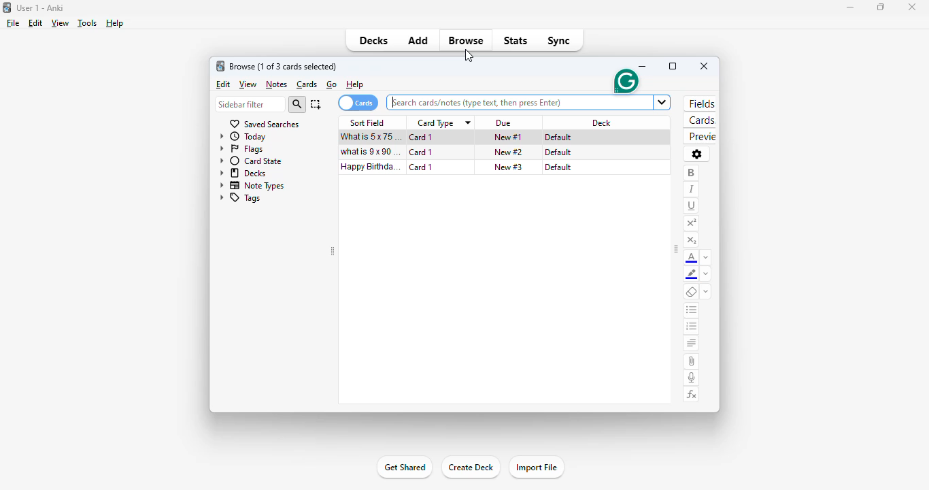 The width and height of the screenshot is (929, 490). Describe the element at coordinates (559, 152) in the screenshot. I see `default` at that location.